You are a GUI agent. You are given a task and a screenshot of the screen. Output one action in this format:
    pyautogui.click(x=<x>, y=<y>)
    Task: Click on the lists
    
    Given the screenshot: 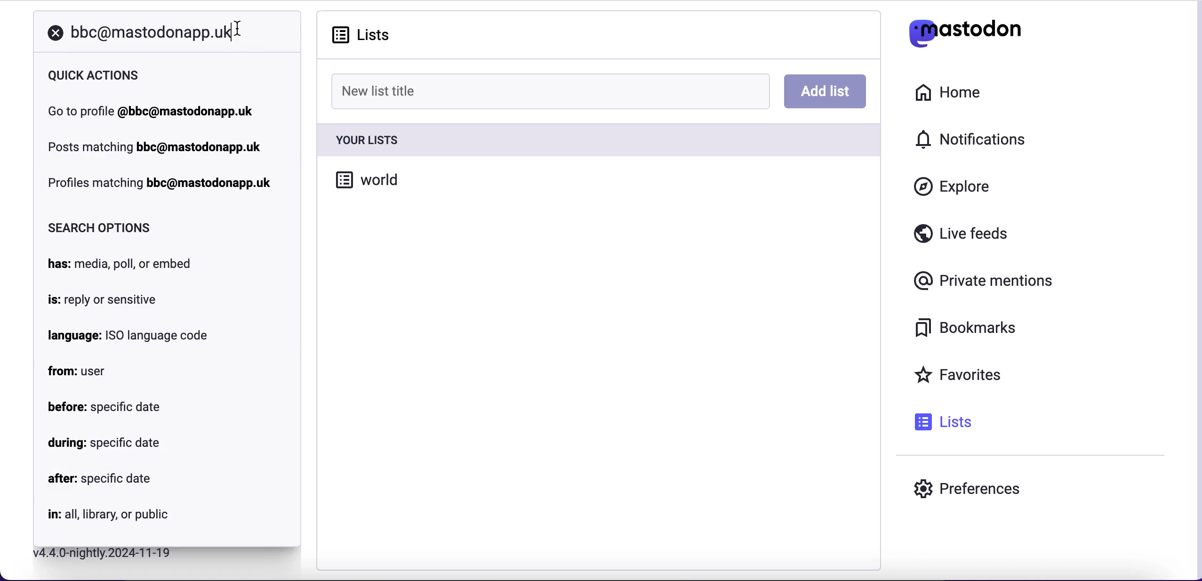 What is the action you would take?
    pyautogui.click(x=944, y=421)
    